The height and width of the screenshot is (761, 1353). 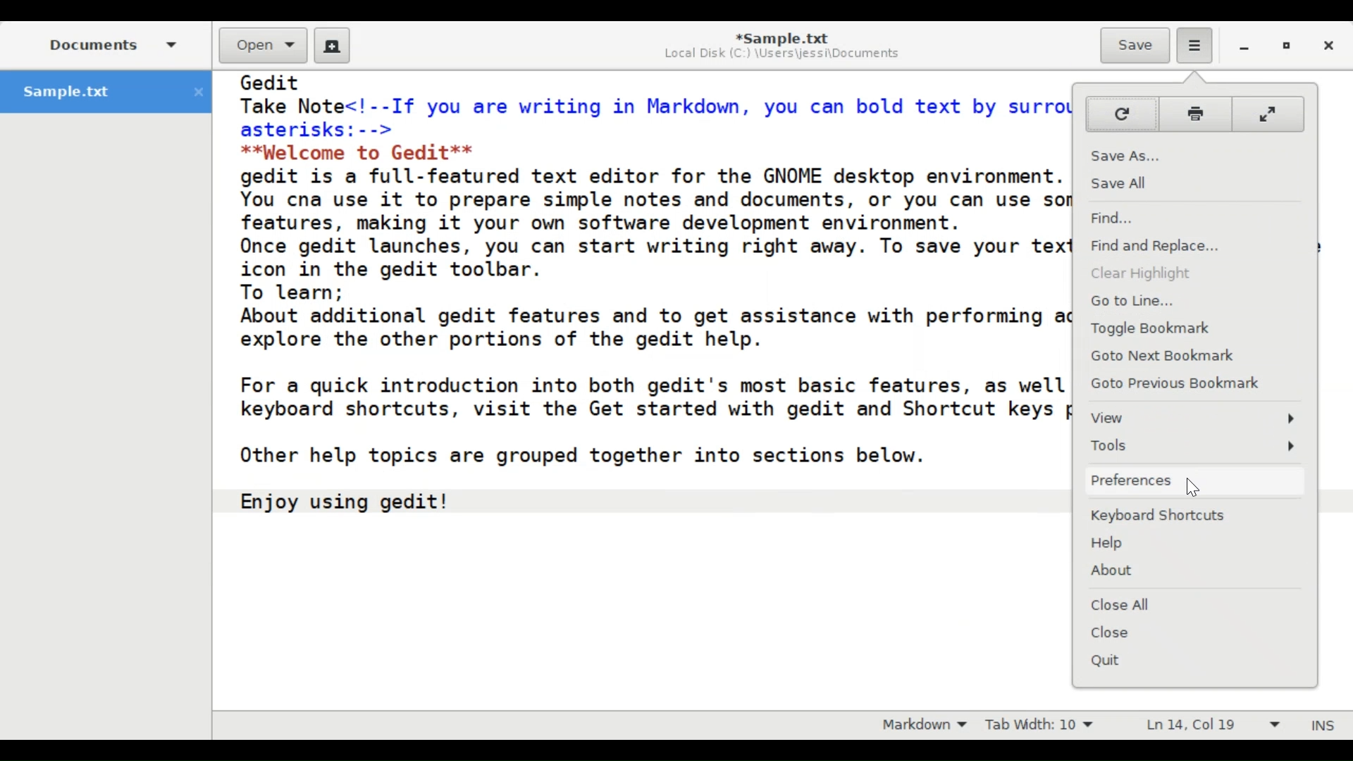 What do you see at coordinates (1196, 328) in the screenshot?
I see `Toggle Bookmark` at bounding box center [1196, 328].